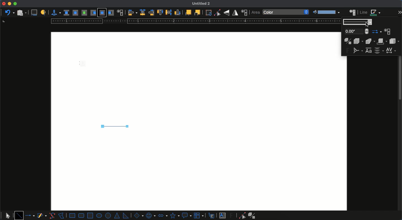  Describe the element at coordinates (199, 215) in the screenshot. I see `flowchart` at that location.